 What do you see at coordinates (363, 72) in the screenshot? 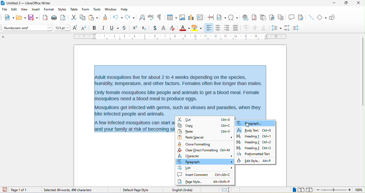
I see `vertical scroll bar` at bounding box center [363, 72].